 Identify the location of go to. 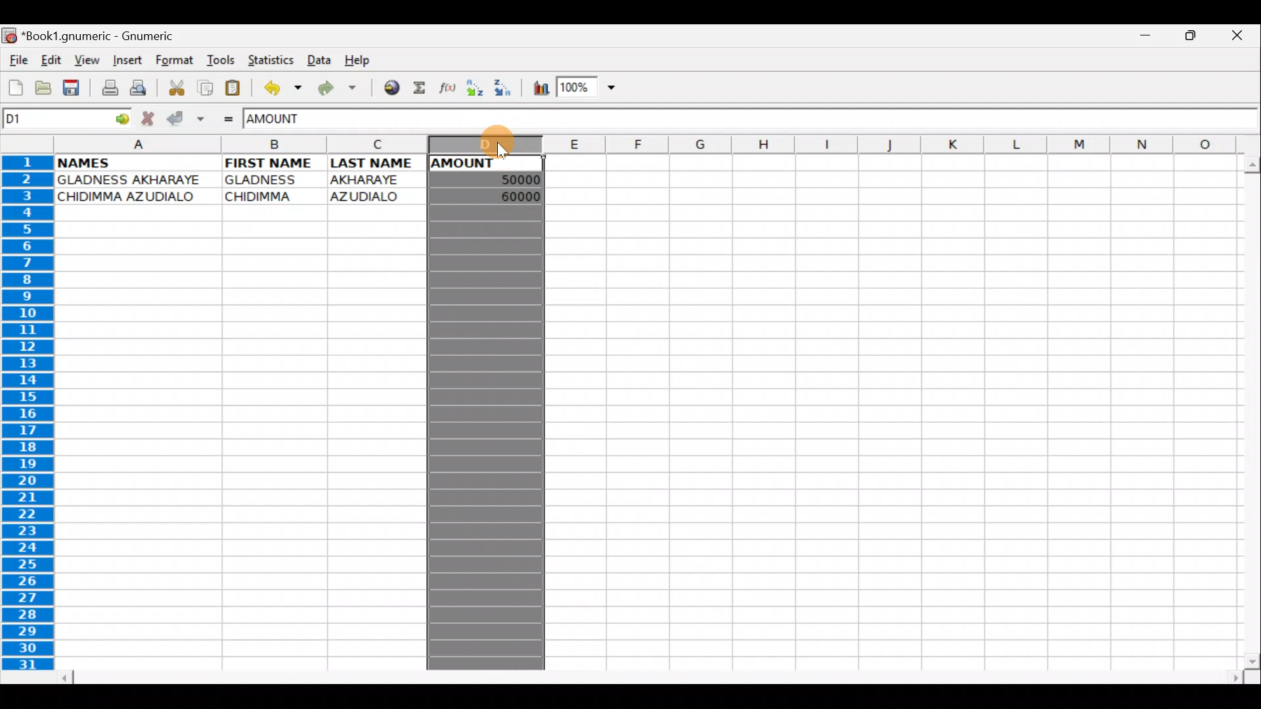
(125, 119).